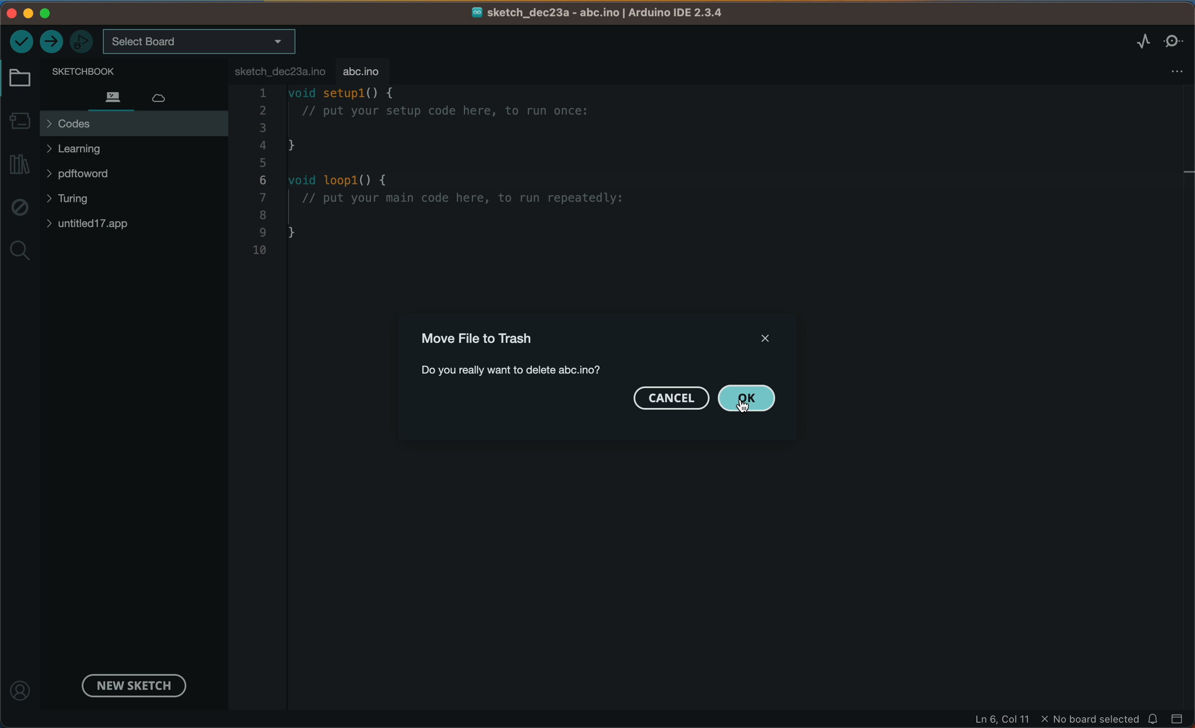 Image resolution: width=1195 pixels, height=728 pixels. I want to click on close slide bar, so click(1179, 719).